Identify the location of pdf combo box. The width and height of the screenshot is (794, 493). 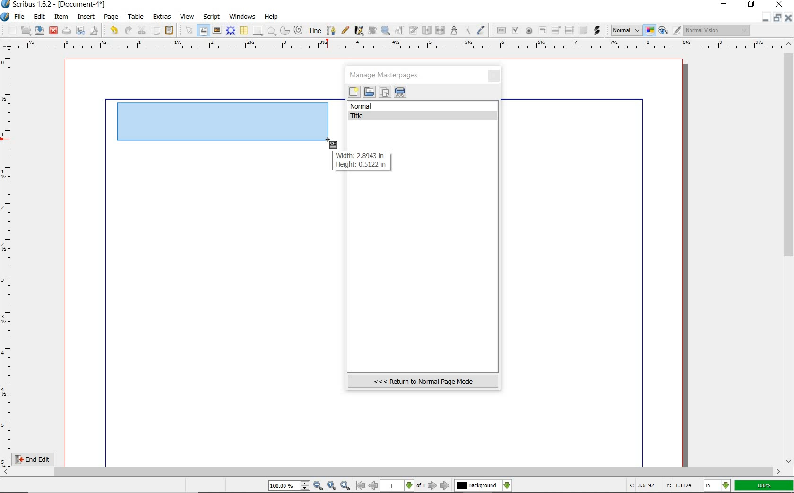
(556, 30).